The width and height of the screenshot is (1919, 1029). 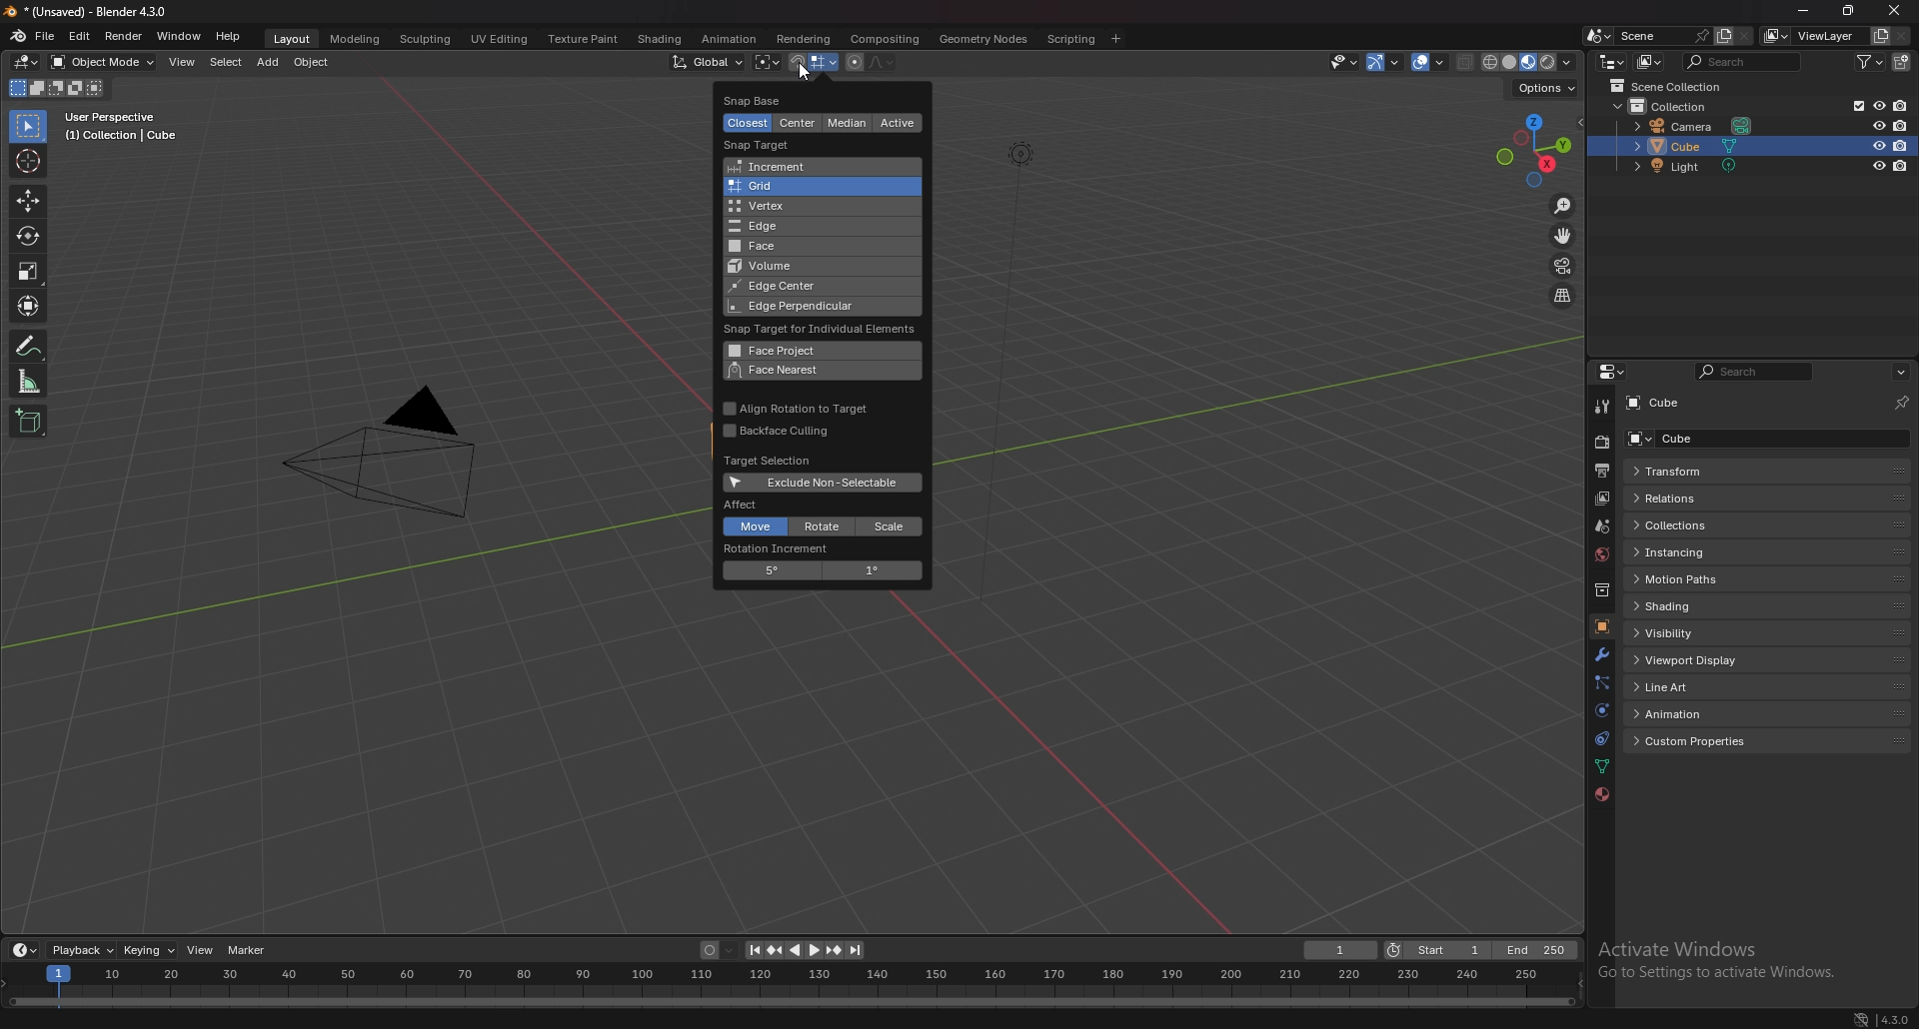 What do you see at coordinates (498, 38) in the screenshot?
I see `uv editing` at bounding box center [498, 38].